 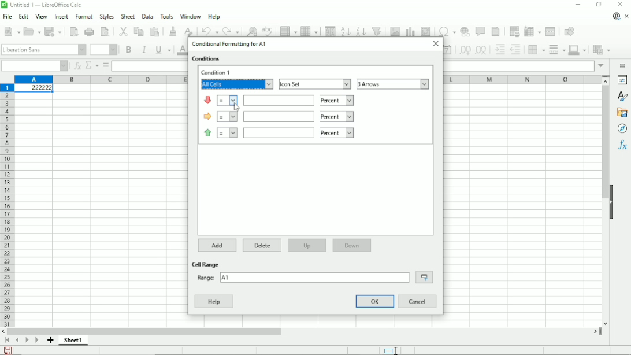 I want to click on Data, so click(x=146, y=16).